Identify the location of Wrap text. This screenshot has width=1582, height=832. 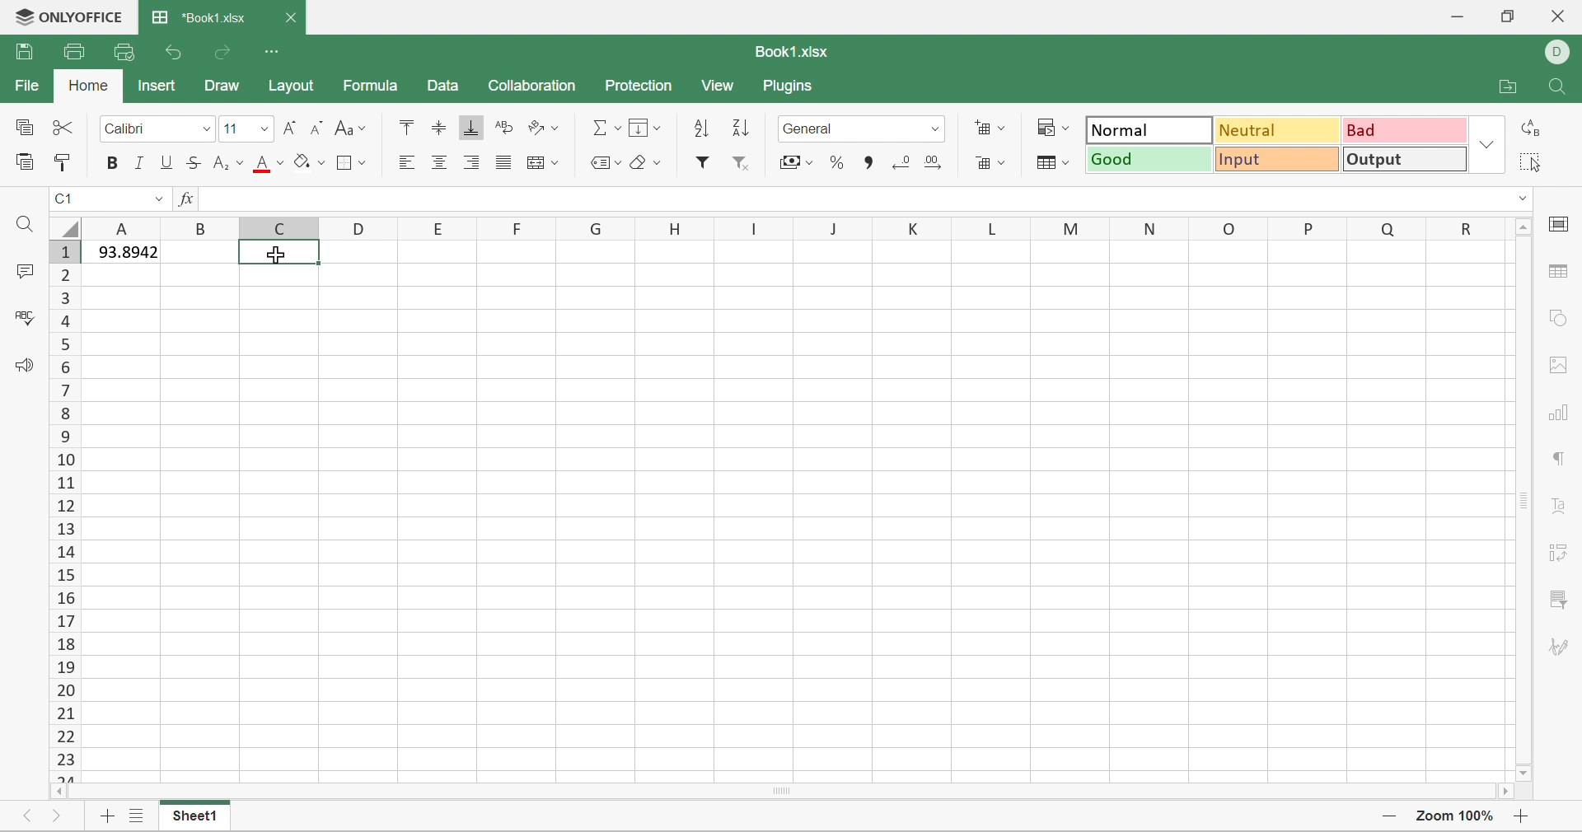
(503, 129).